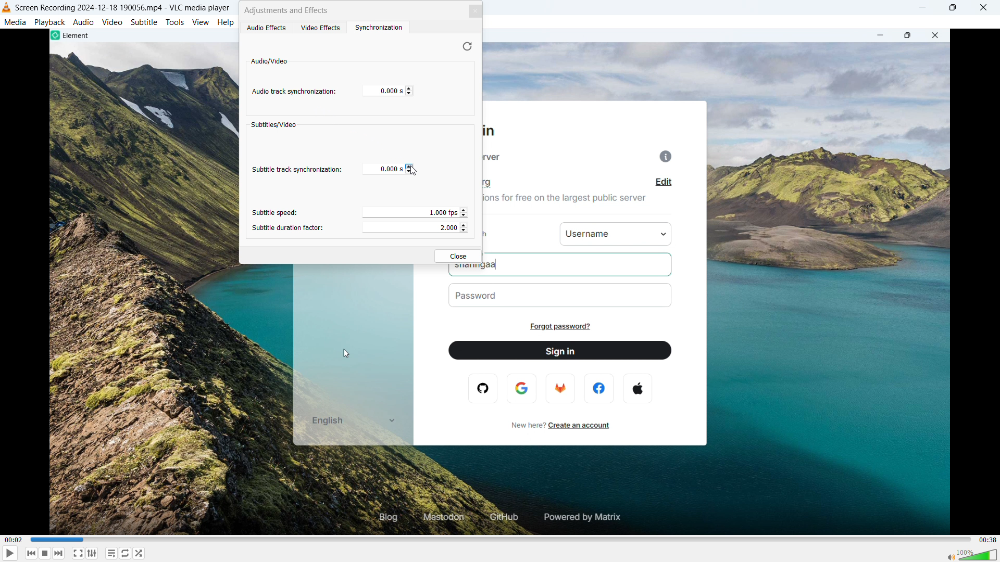 The image size is (1000, 562). I want to click on username, so click(617, 233).